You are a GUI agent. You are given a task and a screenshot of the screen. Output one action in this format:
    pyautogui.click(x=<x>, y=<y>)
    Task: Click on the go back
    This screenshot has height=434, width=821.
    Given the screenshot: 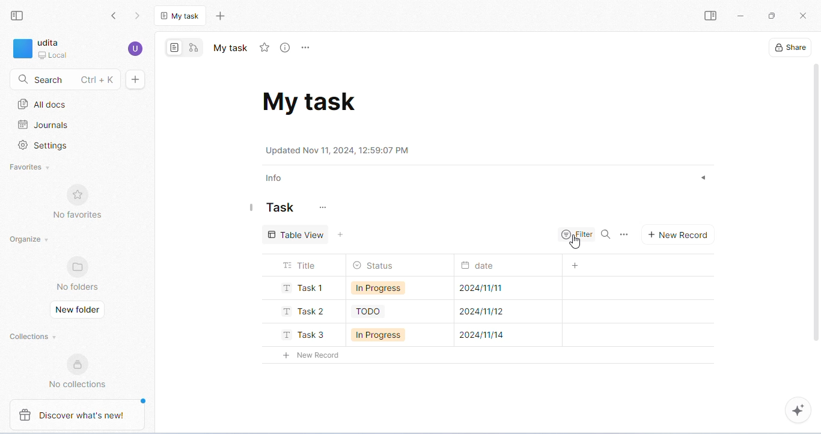 What is the action you would take?
    pyautogui.click(x=114, y=16)
    